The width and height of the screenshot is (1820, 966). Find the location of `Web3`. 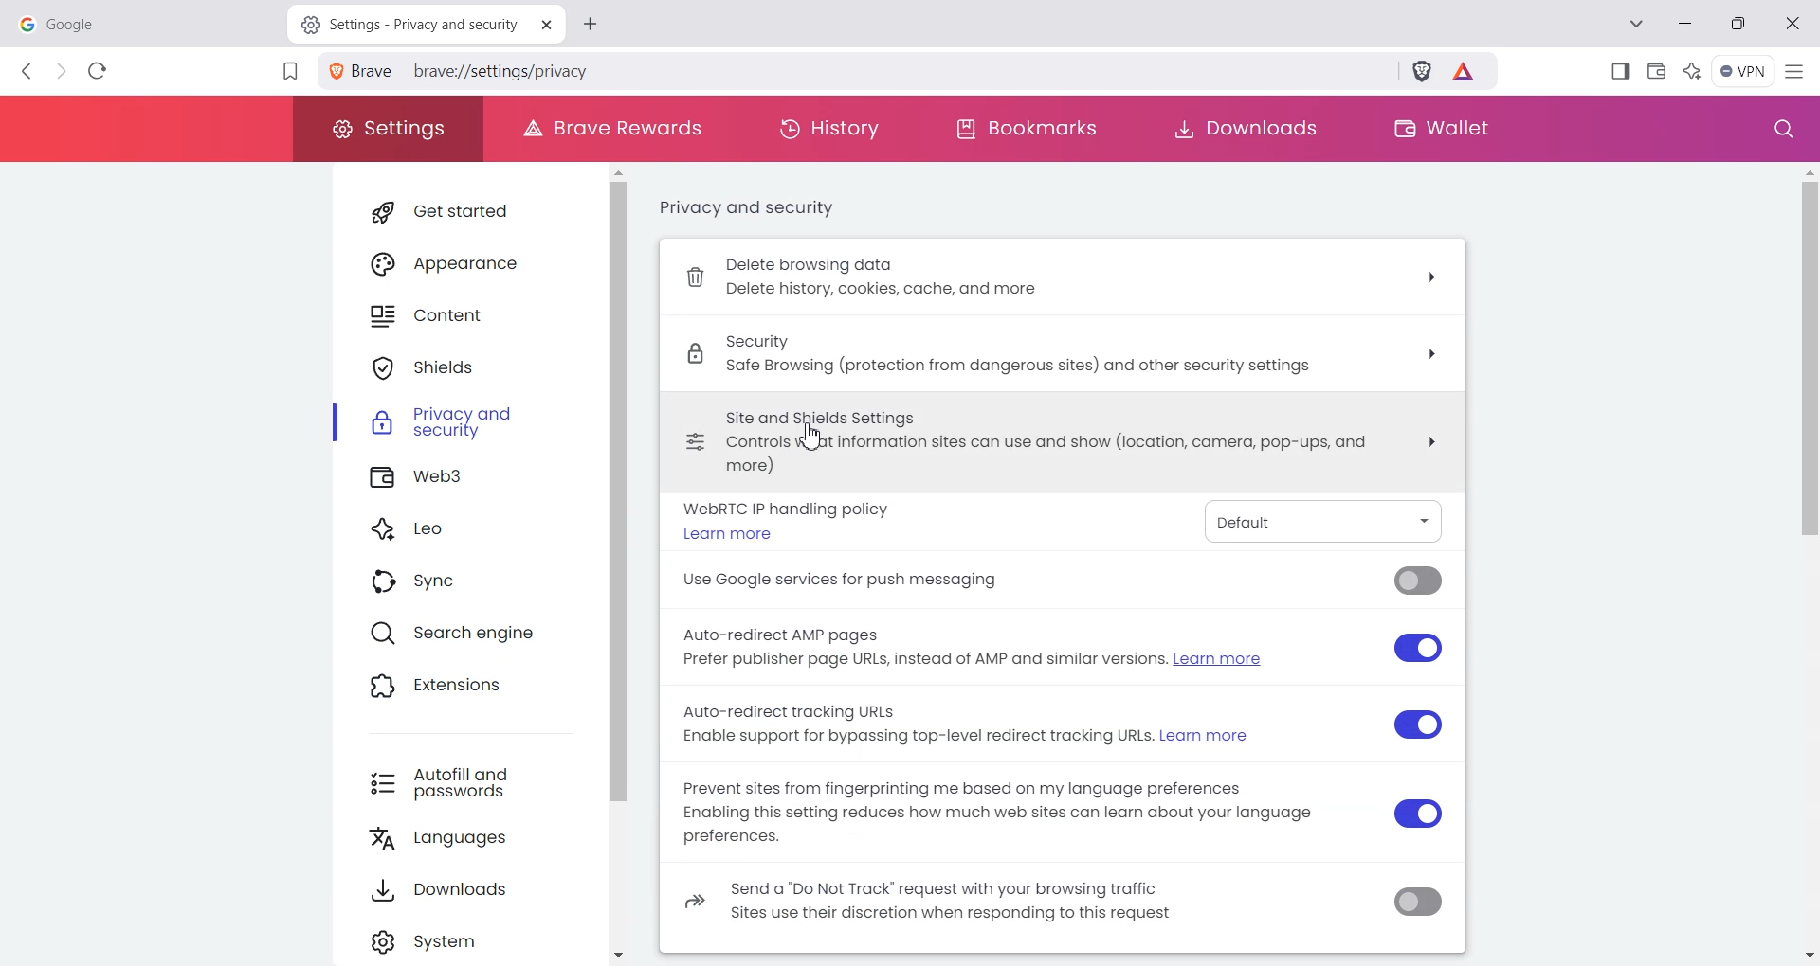

Web3 is located at coordinates (470, 479).